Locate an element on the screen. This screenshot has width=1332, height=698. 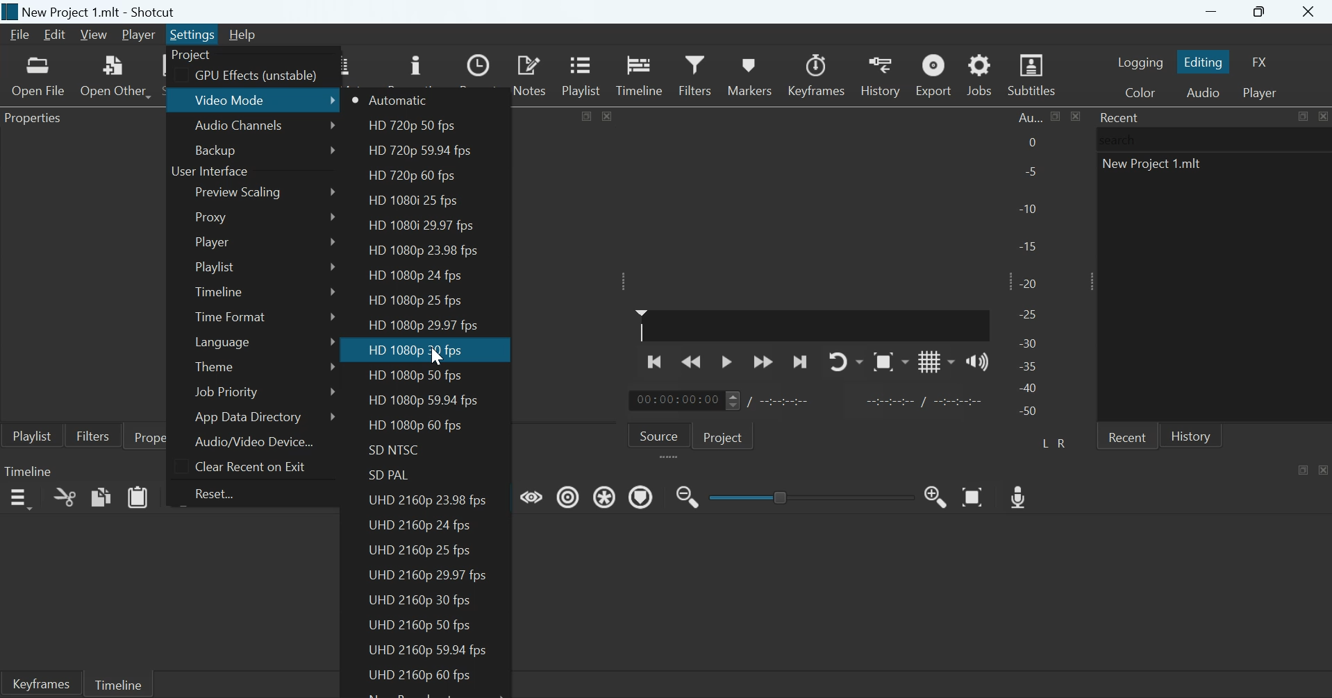
Time format is located at coordinates (231, 316).